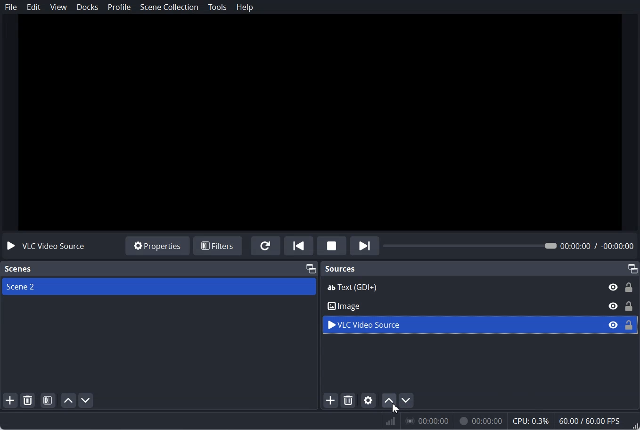  What do you see at coordinates (157, 246) in the screenshot?
I see `Properties` at bounding box center [157, 246].